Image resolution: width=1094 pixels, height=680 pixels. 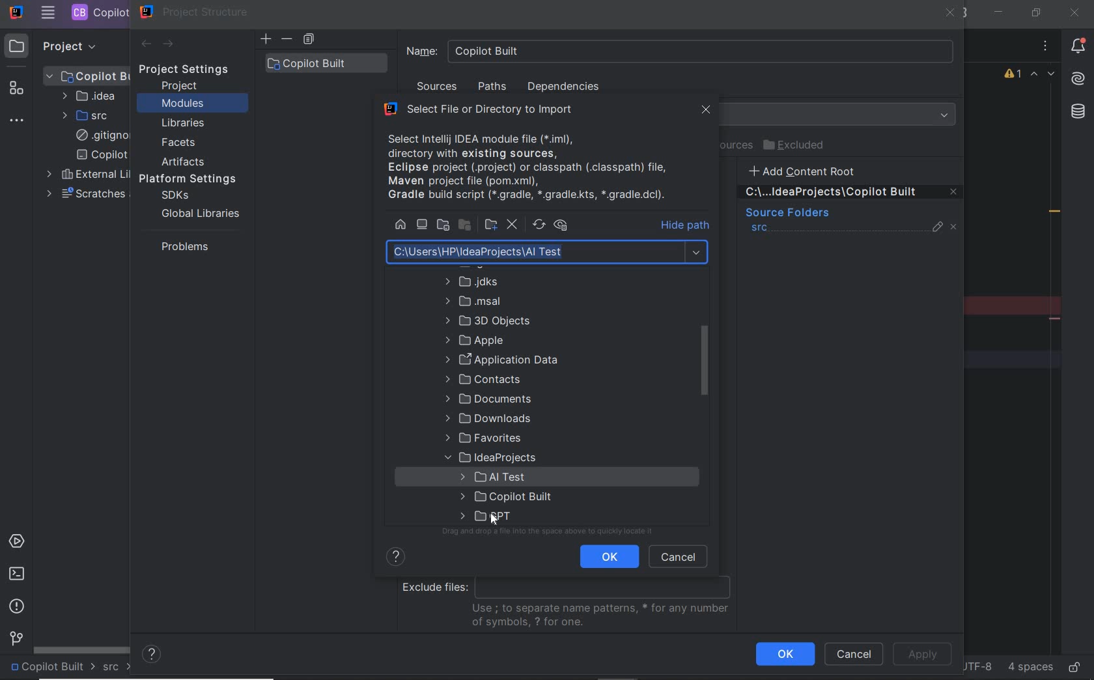 I want to click on problems, so click(x=182, y=246).